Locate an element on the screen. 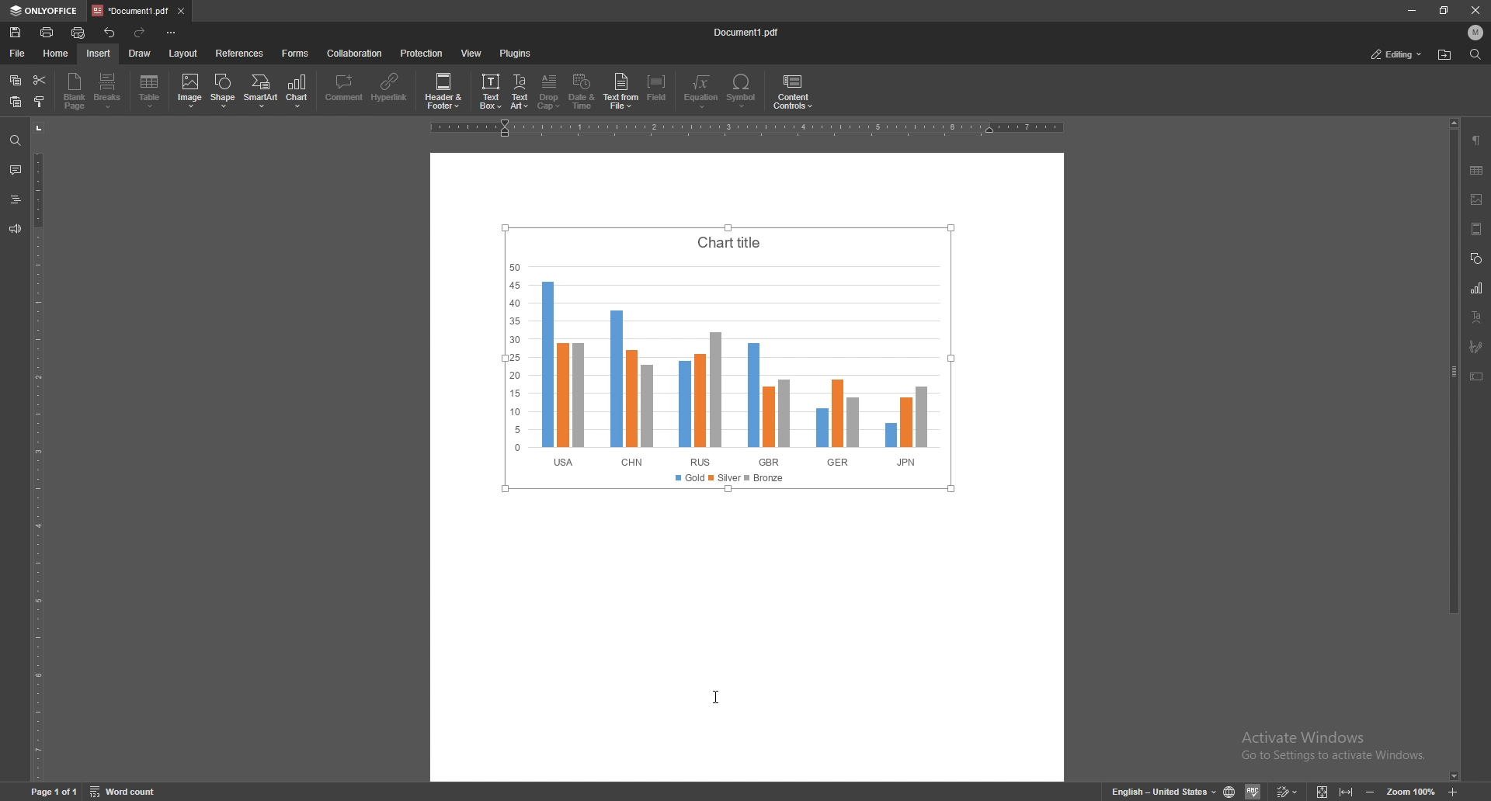 The width and height of the screenshot is (1491, 801). forms is located at coordinates (297, 54).